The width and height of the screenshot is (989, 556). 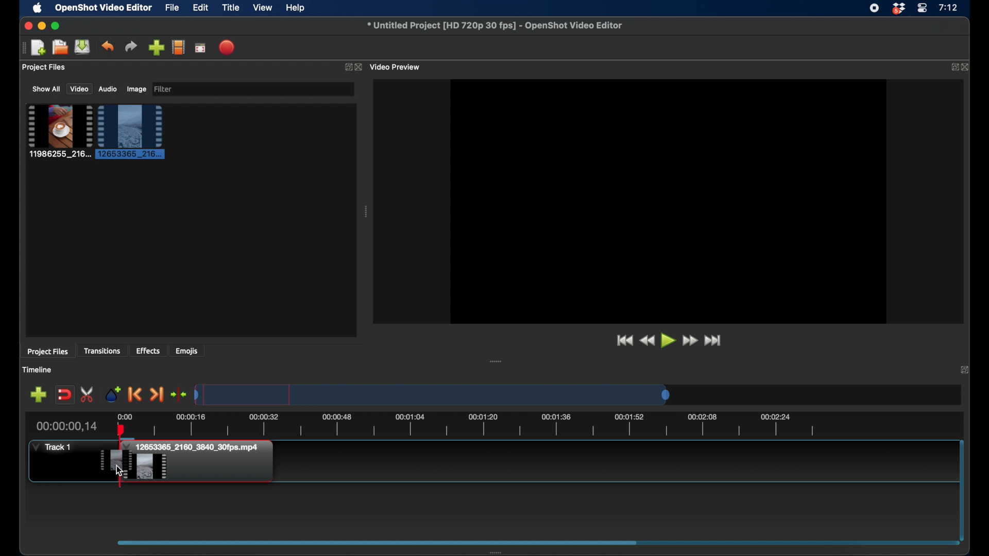 What do you see at coordinates (44, 67) in the screenshot?
I see `project files` at bounding box center [44, 67].